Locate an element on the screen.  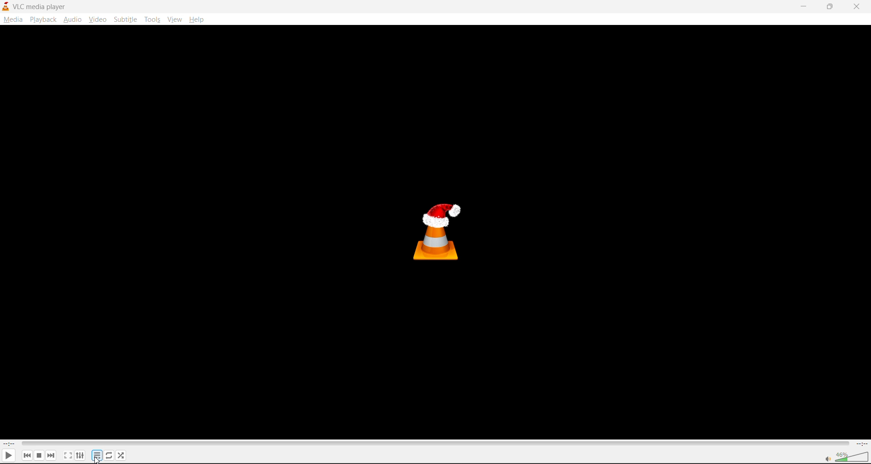
video is located at coordinates (99, 19).